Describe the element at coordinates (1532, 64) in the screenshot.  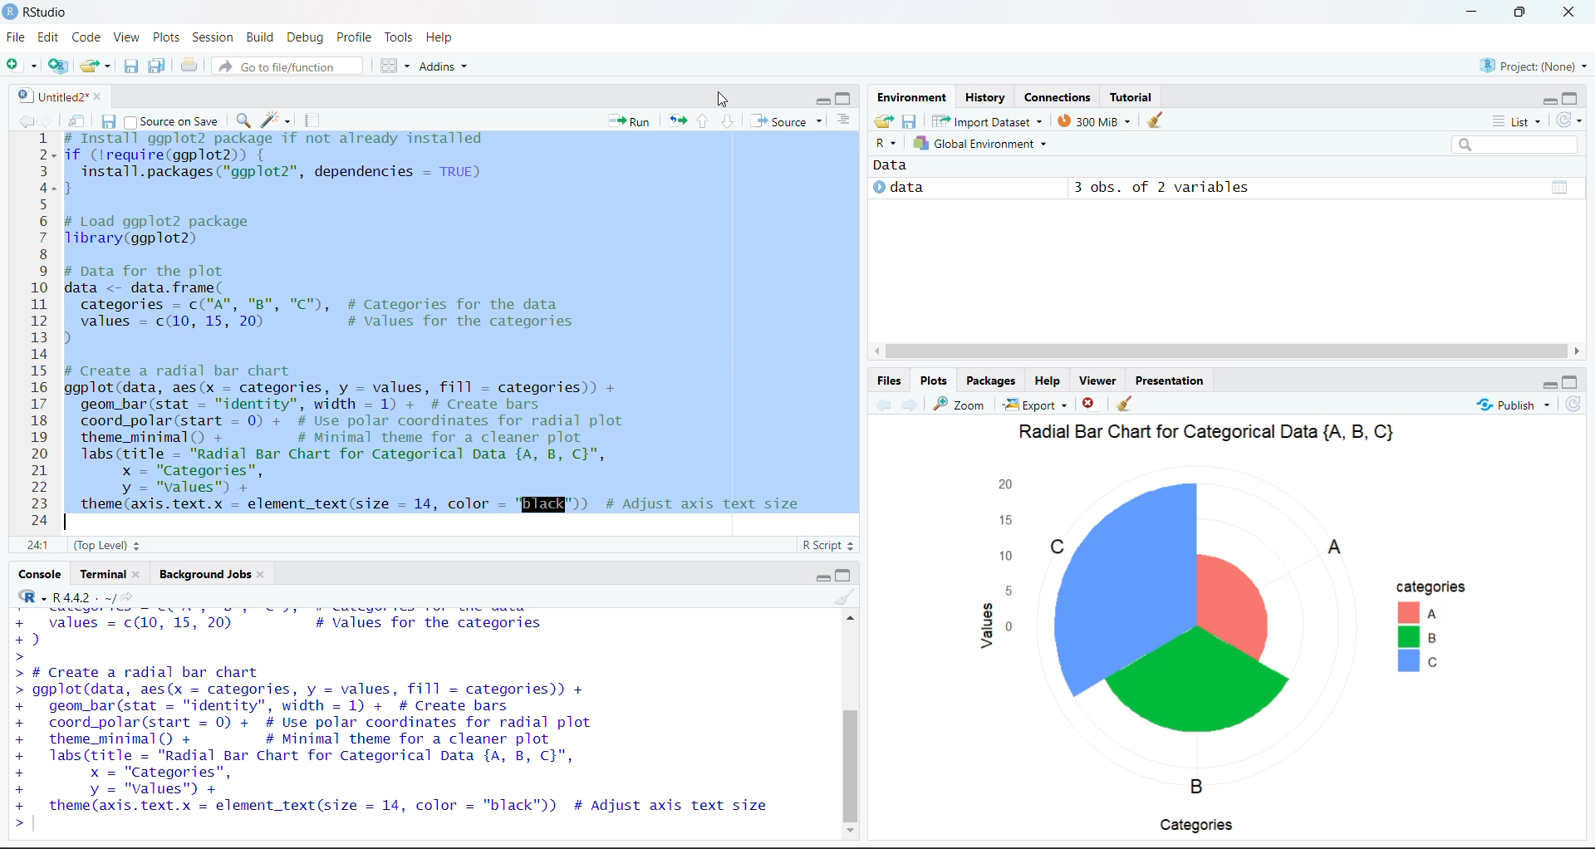
I see ` Project: (None) ` at that location.